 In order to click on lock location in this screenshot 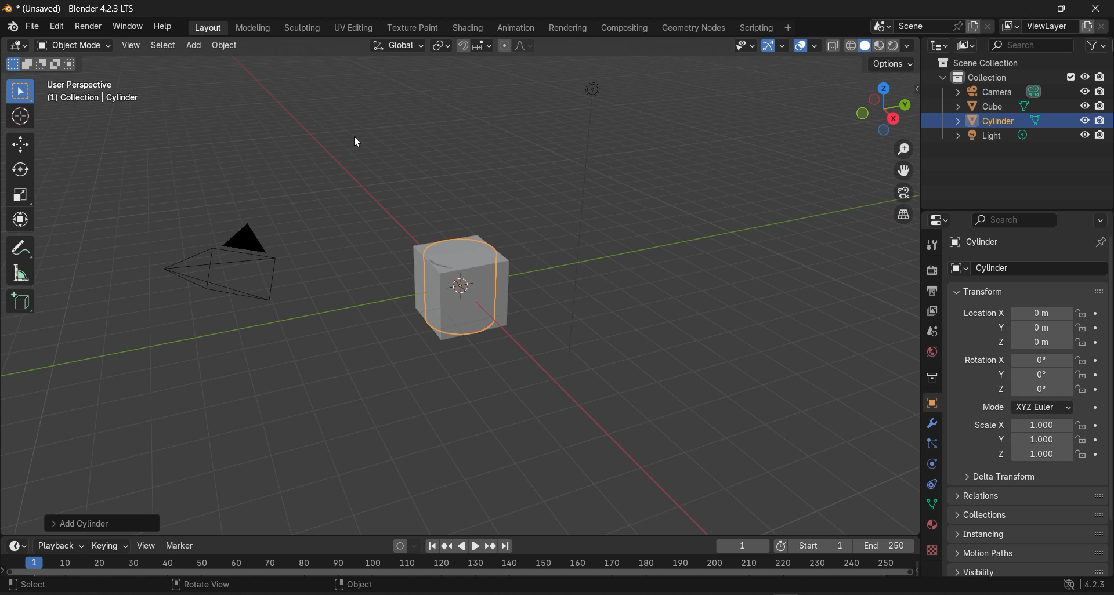, I will do `click(1081, 328)`.